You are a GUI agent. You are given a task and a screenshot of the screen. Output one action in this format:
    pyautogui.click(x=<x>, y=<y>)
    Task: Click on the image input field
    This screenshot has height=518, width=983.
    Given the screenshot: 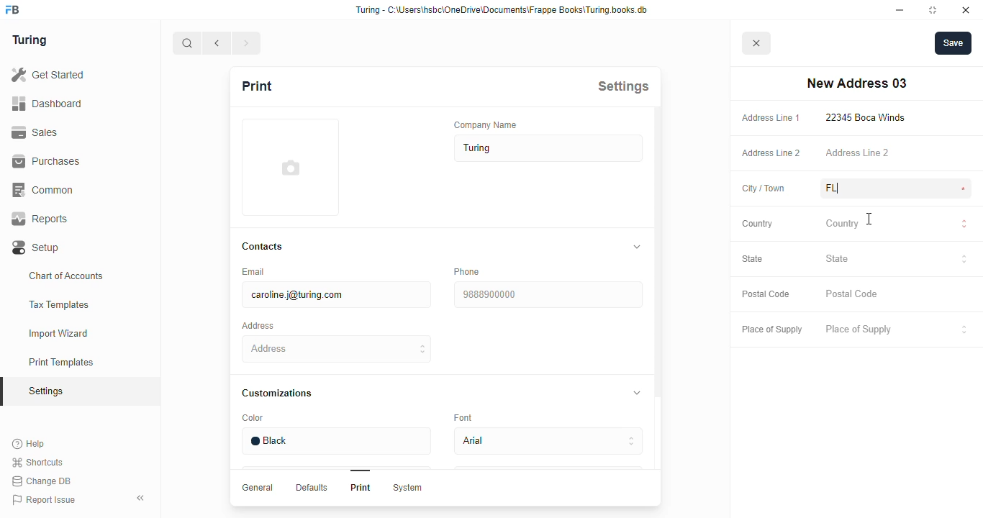 What is the action you would take?
    pyautogui.click(x=289, y=167)
    